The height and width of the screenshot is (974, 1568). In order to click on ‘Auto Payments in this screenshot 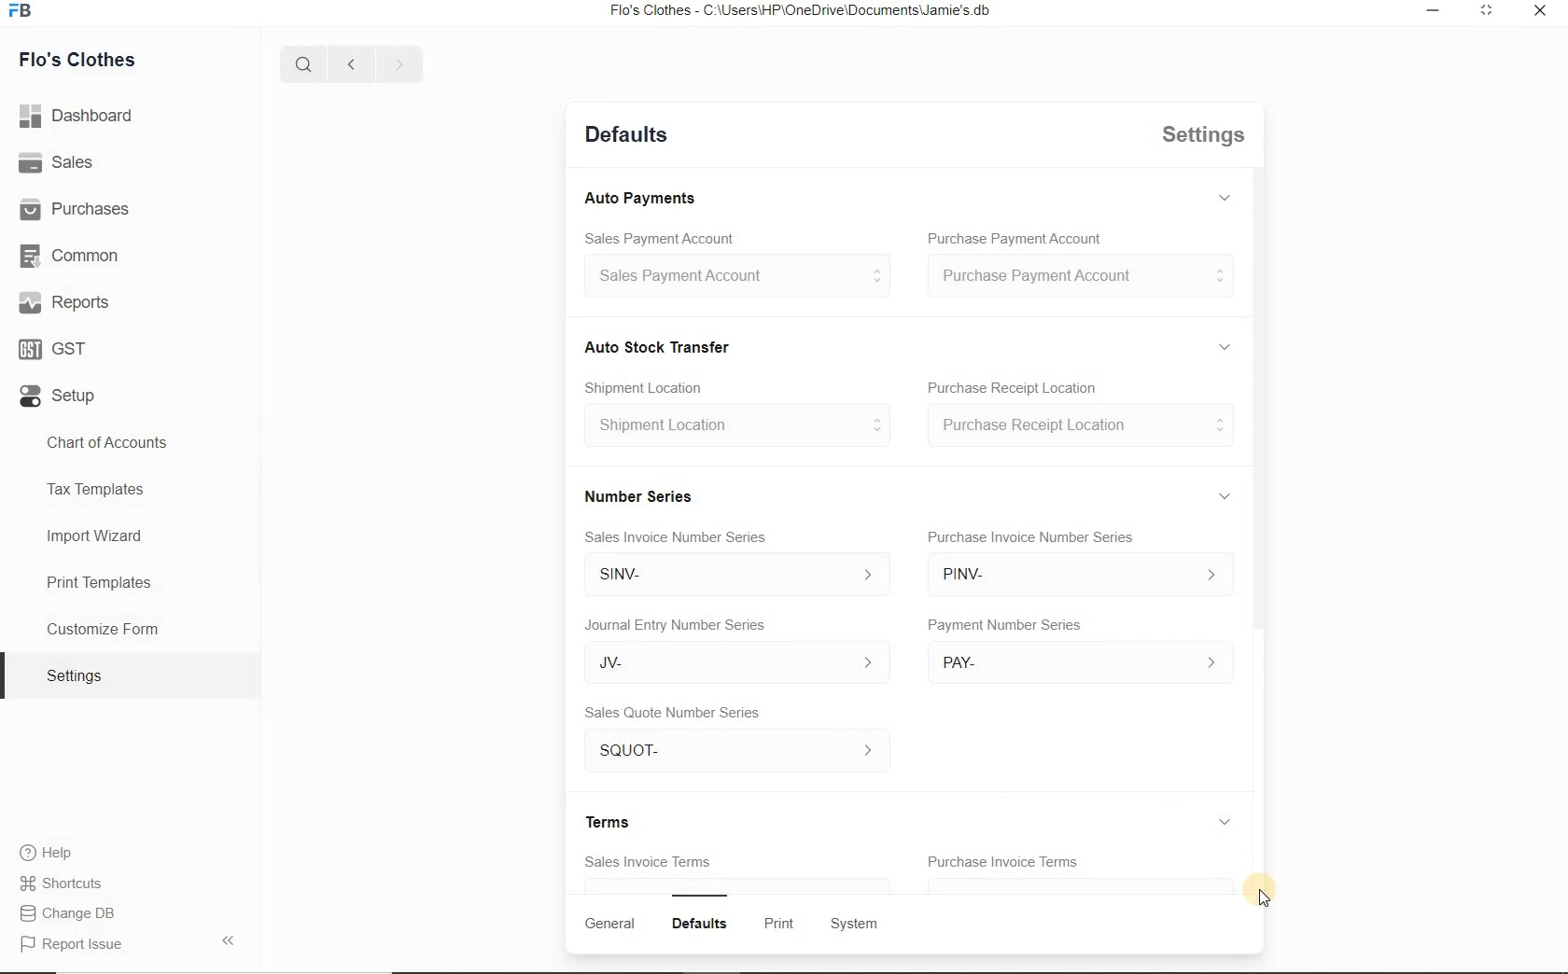, I will do `click(643, 199)`.